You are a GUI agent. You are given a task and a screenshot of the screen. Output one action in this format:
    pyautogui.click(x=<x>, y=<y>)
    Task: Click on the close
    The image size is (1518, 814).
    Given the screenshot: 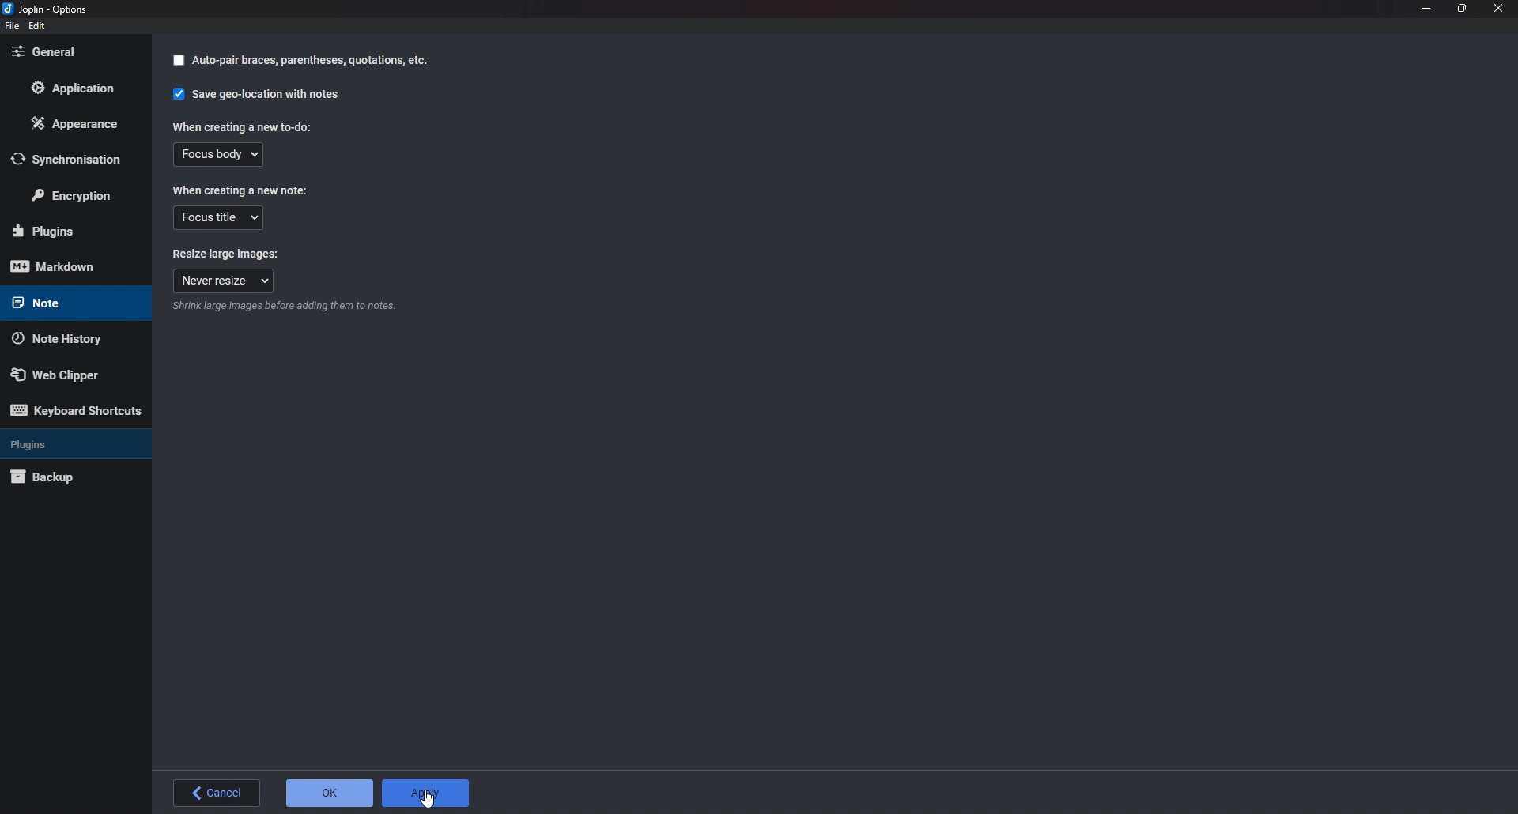 What is the action you would take?
    pyautogui.click(x=1497, y=10)
    